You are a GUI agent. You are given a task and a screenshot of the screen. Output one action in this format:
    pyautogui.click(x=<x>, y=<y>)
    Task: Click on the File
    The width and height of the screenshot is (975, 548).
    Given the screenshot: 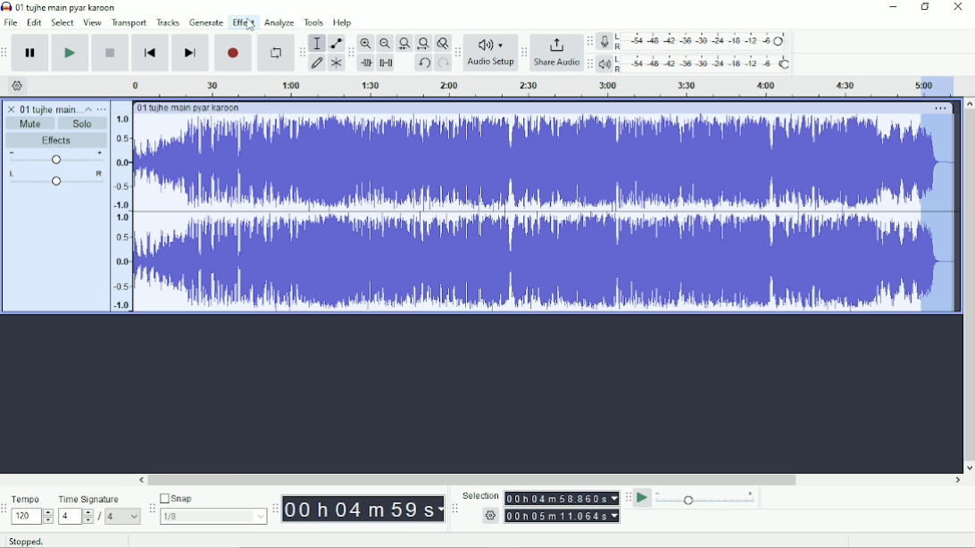 What is the action you would take?
    pyautogui.click(x=12, y=23)
    